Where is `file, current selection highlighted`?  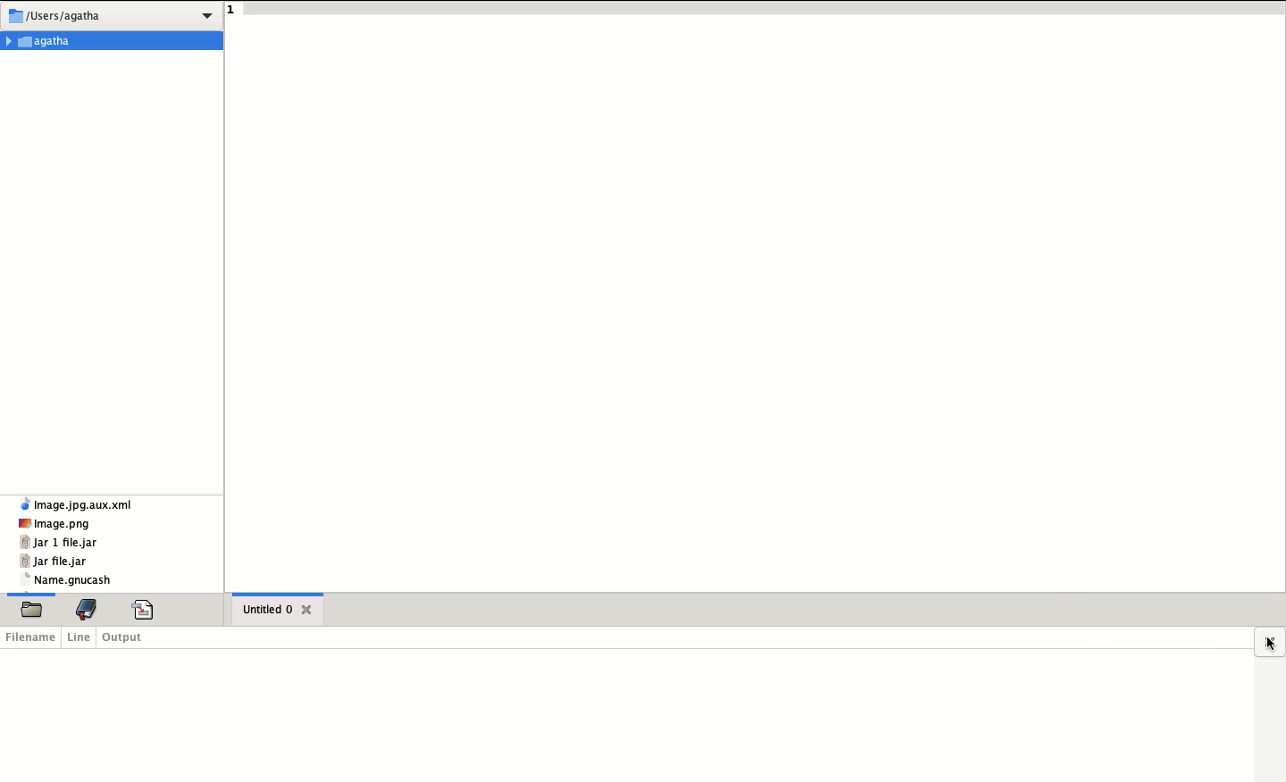
file, current selection highlighted is located at coordinates (31, 609).